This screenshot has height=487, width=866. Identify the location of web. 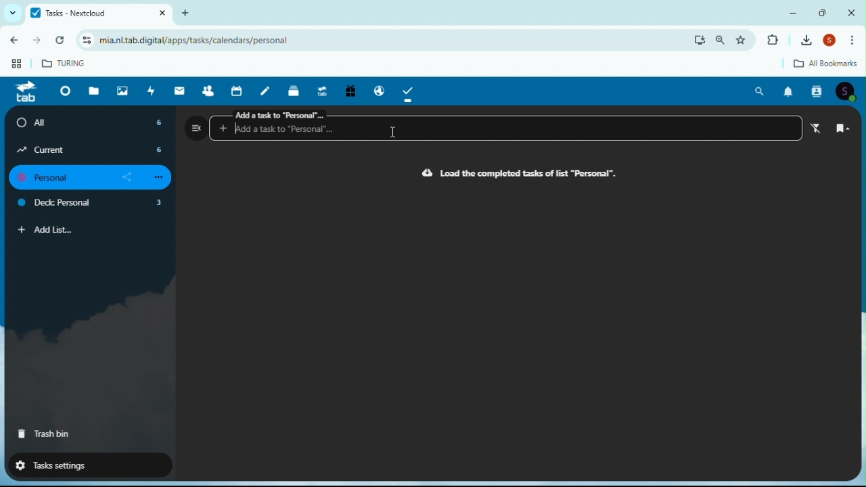
(14, 66).